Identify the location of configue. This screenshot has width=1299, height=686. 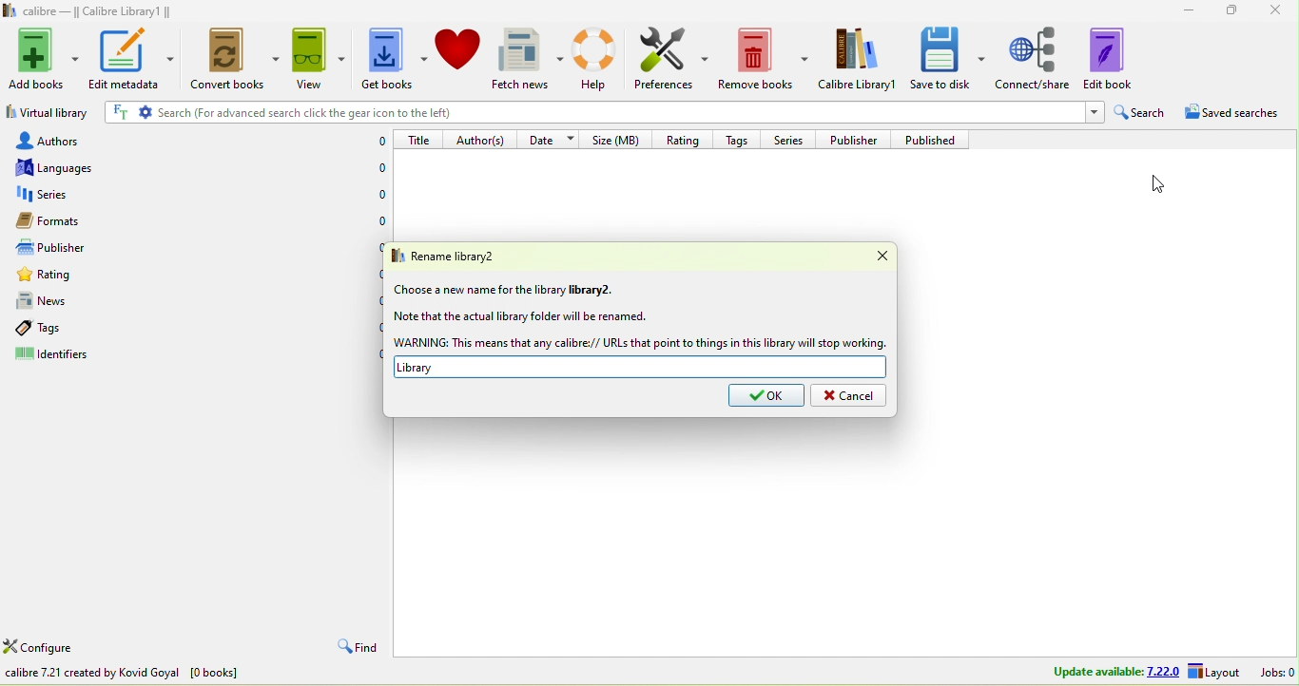
(61, 649).